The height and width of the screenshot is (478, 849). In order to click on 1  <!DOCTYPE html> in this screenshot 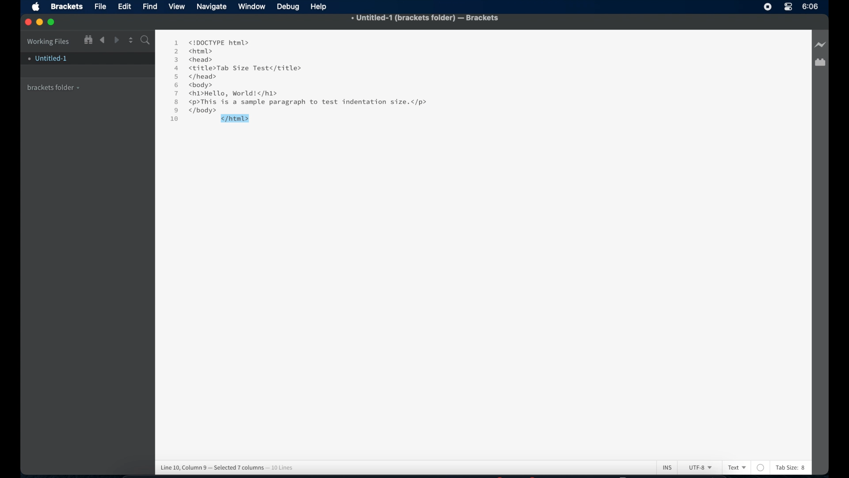, I will do `click(211, 42)`.